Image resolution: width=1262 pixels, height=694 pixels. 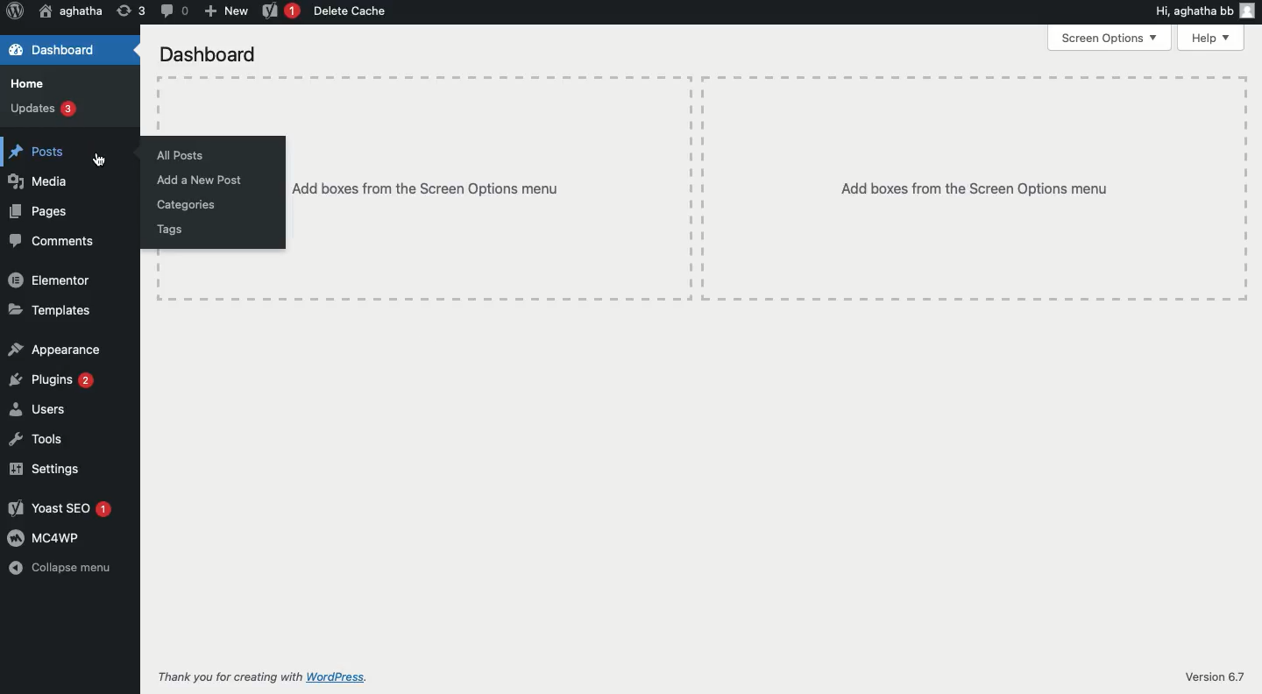 What do you see at coordinates (40, 408) in the screenshot?
I see `Users` at bounding box center [40, 408].